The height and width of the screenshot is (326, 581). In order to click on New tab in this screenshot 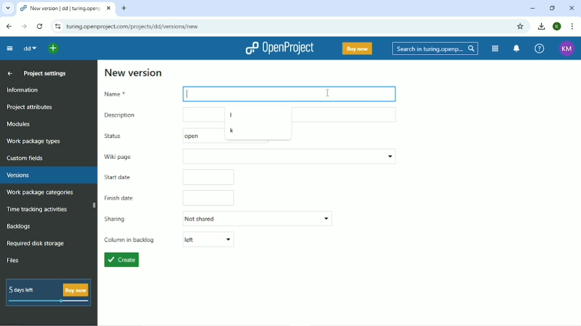, I will do `click(125, 8)`.